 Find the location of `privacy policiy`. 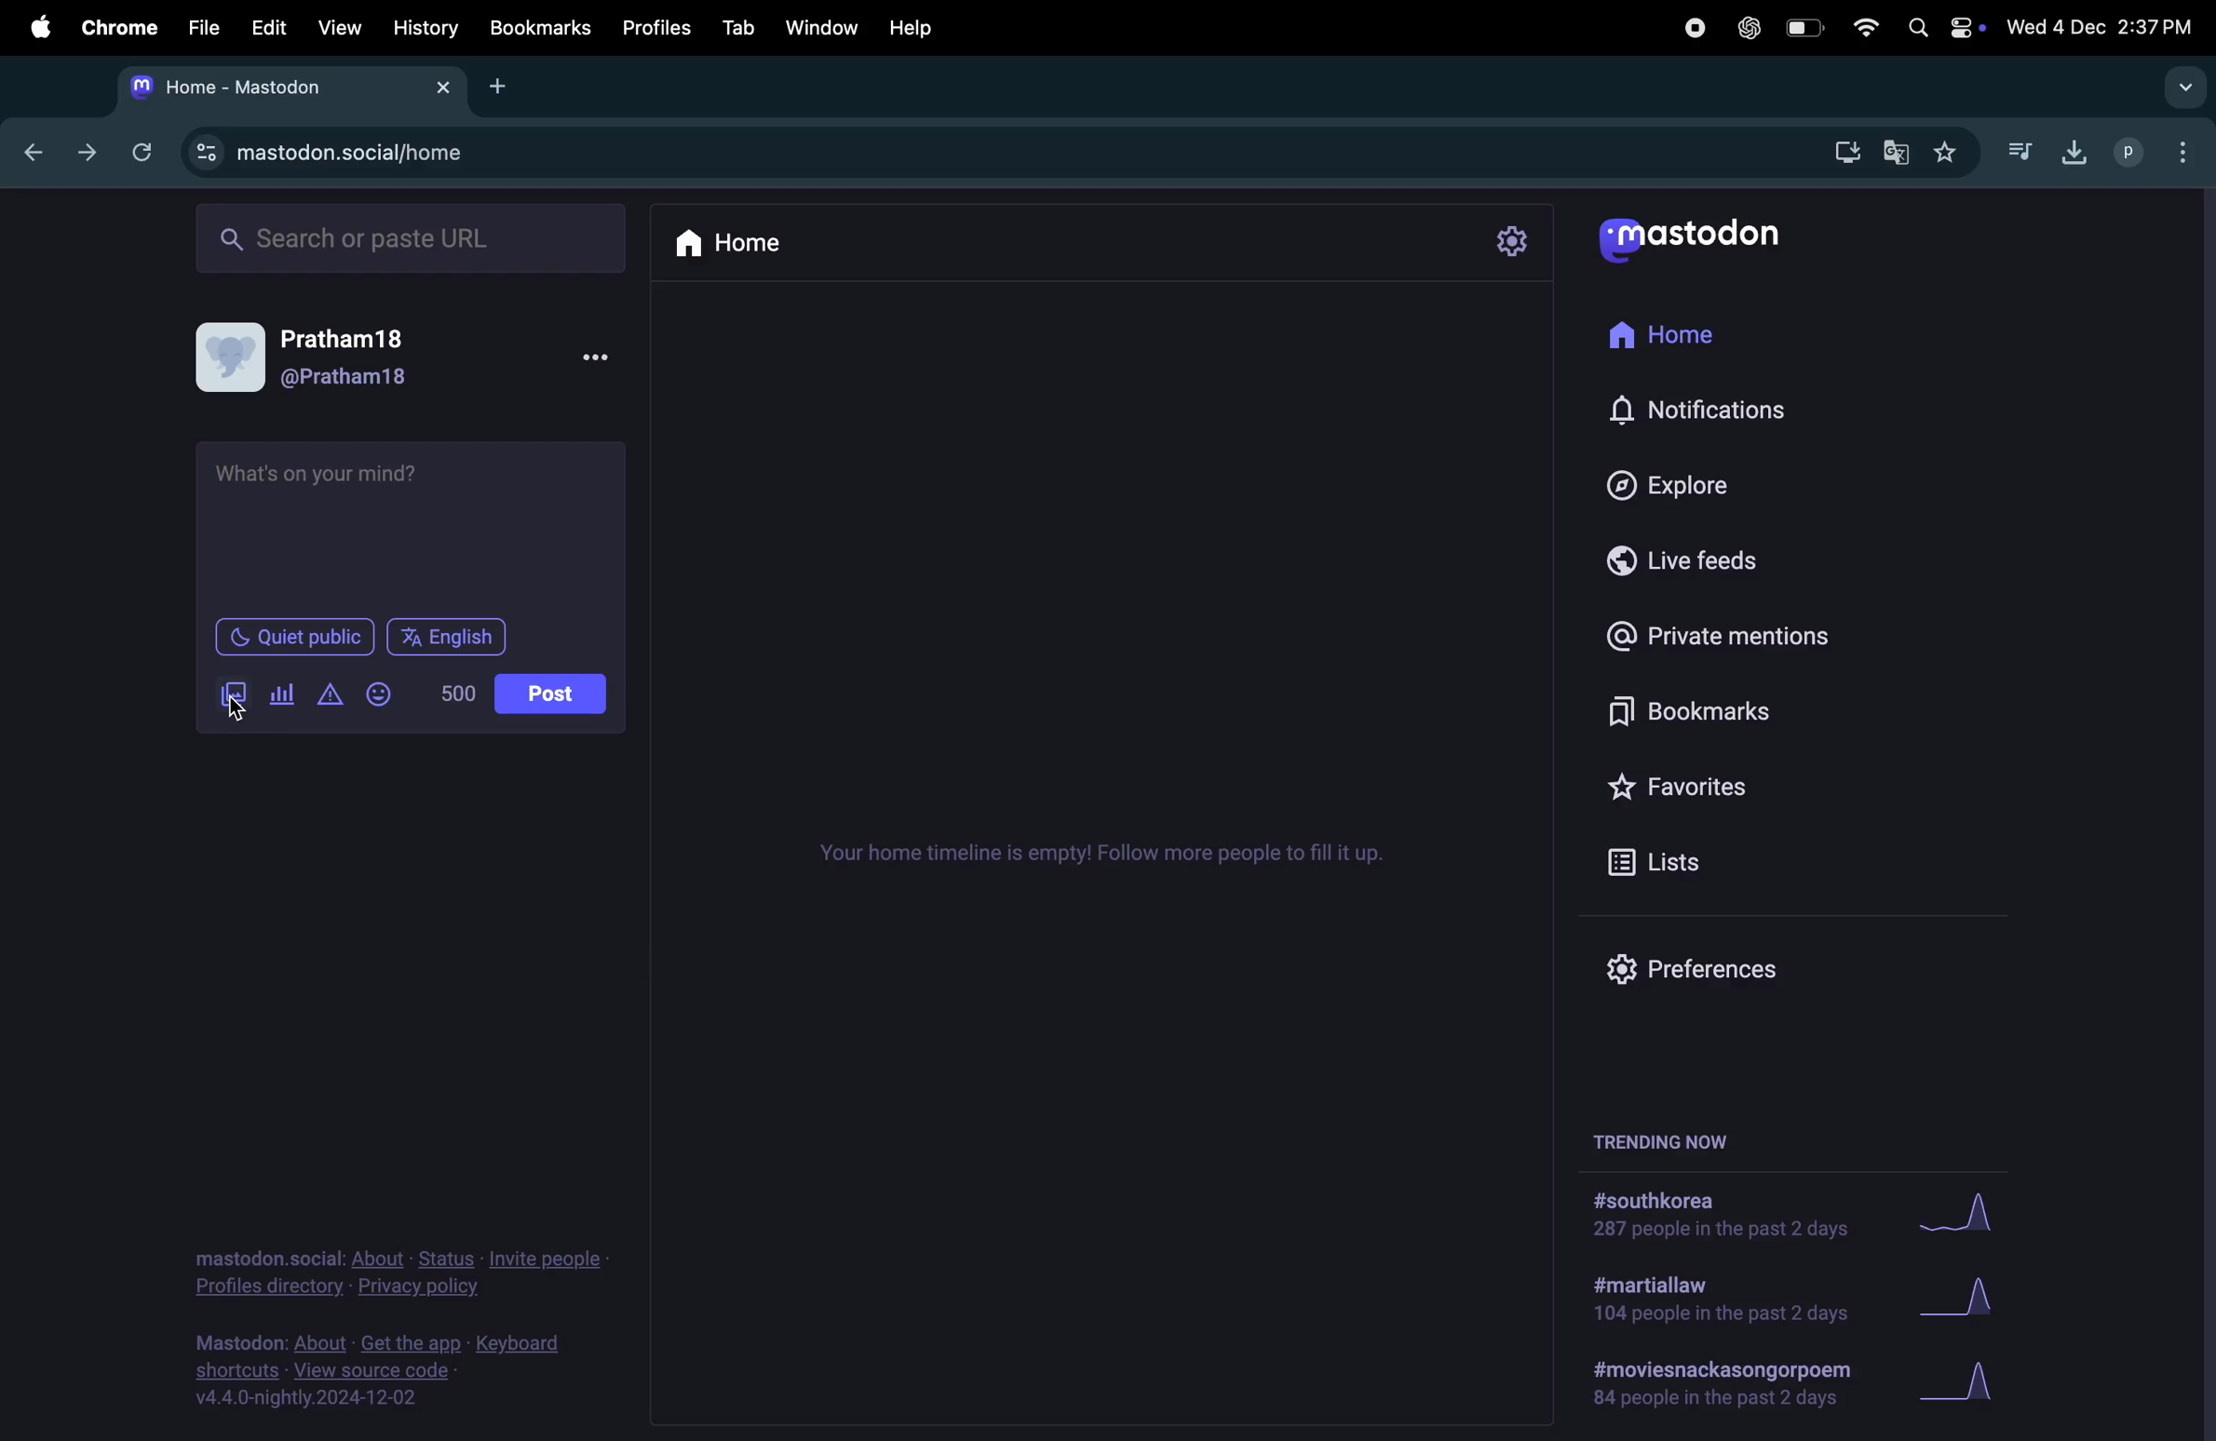

privacy policiy is located at coordinates (403, 1269).